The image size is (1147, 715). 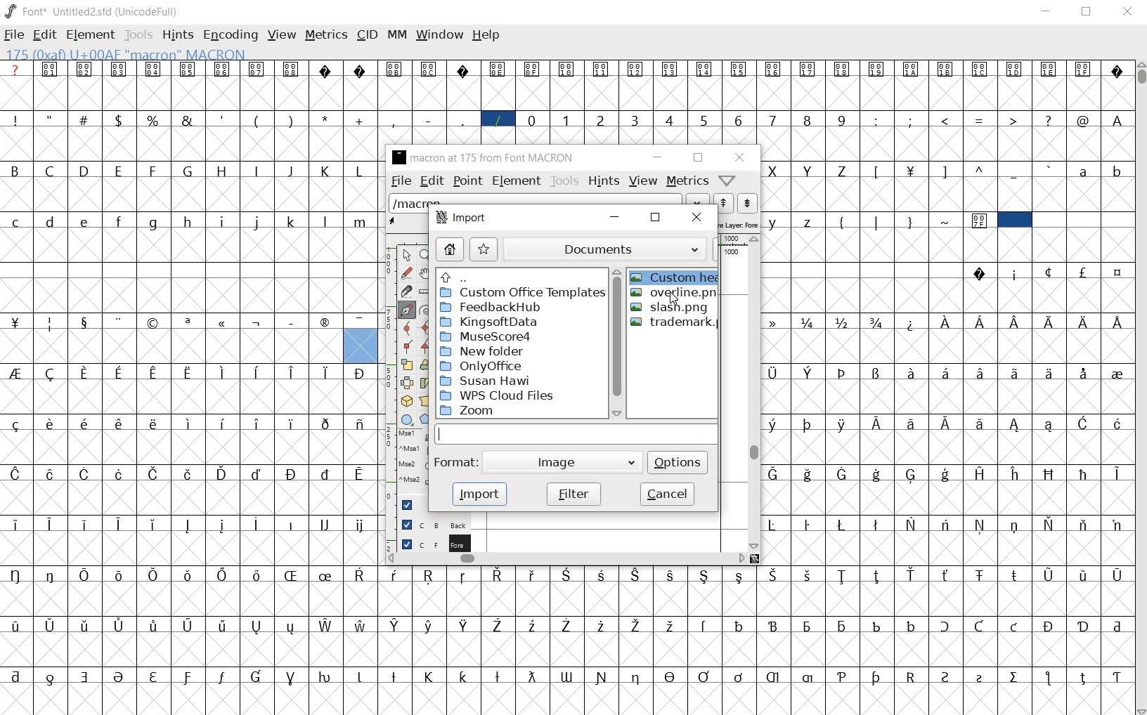 What do you see at coordinates (808, 221) in the screenshot?
I see `z` at bounding box center [808, 221].